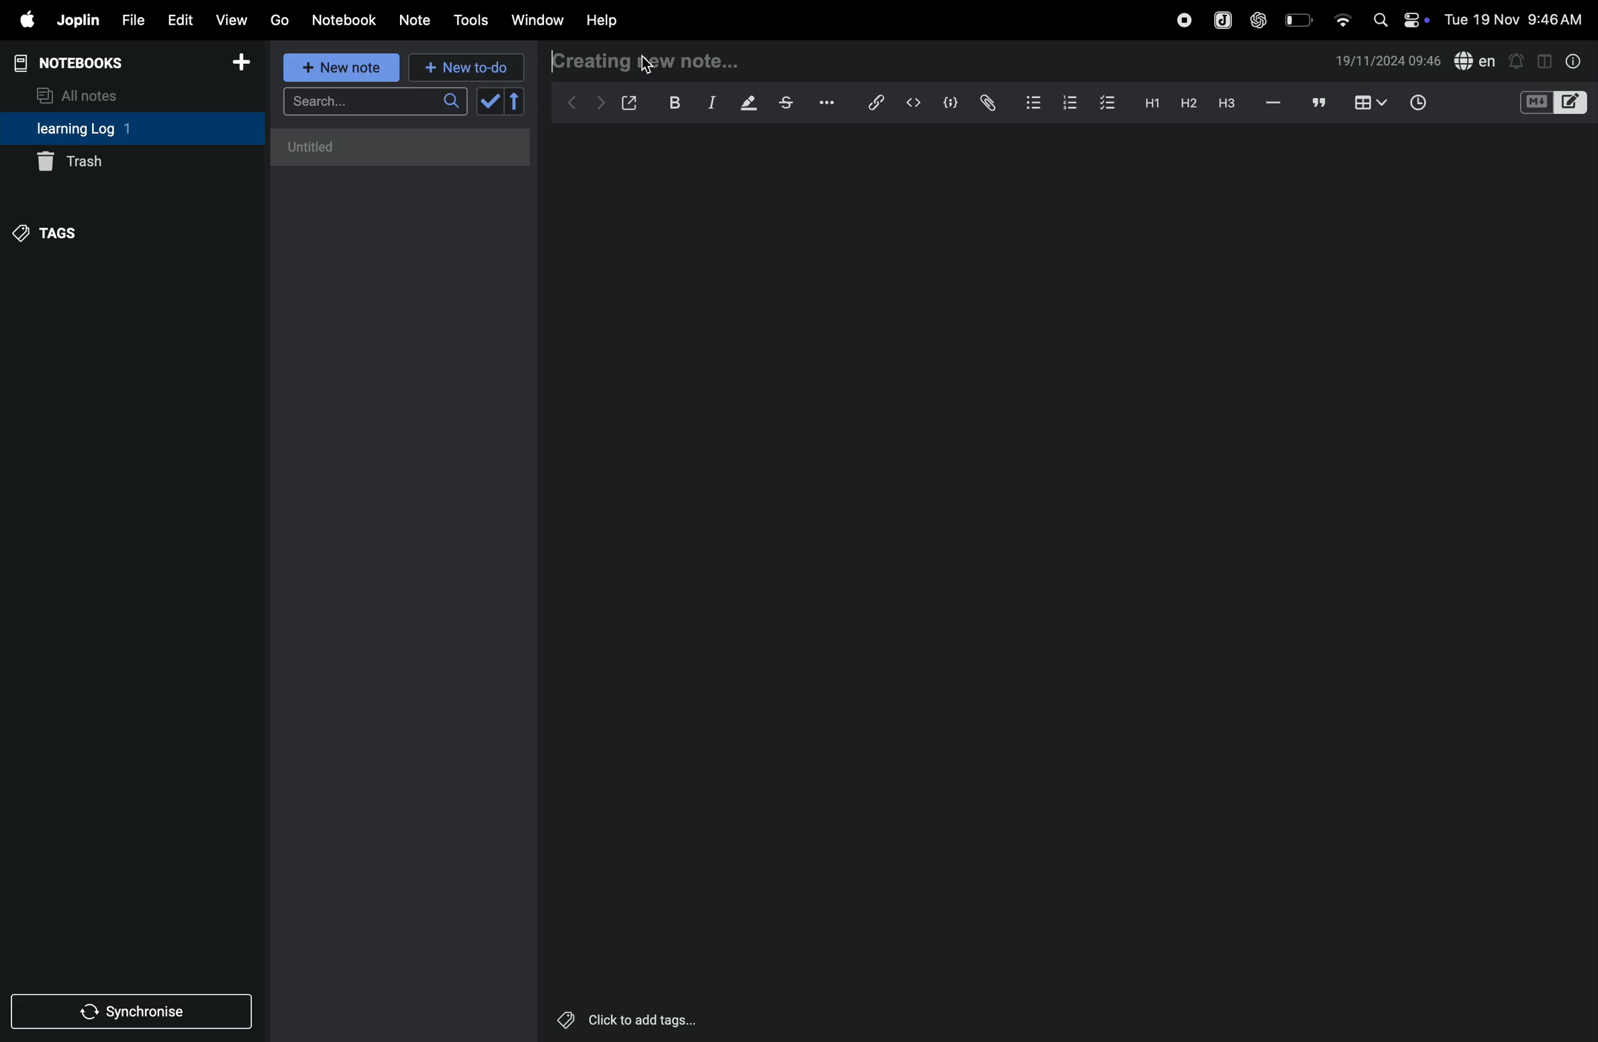 The width and height of the screenshot is (1598, 1042). What do you see at coordinates (600, 103) in the screenshot?
I see `forward` at bounding box center [600, 103].